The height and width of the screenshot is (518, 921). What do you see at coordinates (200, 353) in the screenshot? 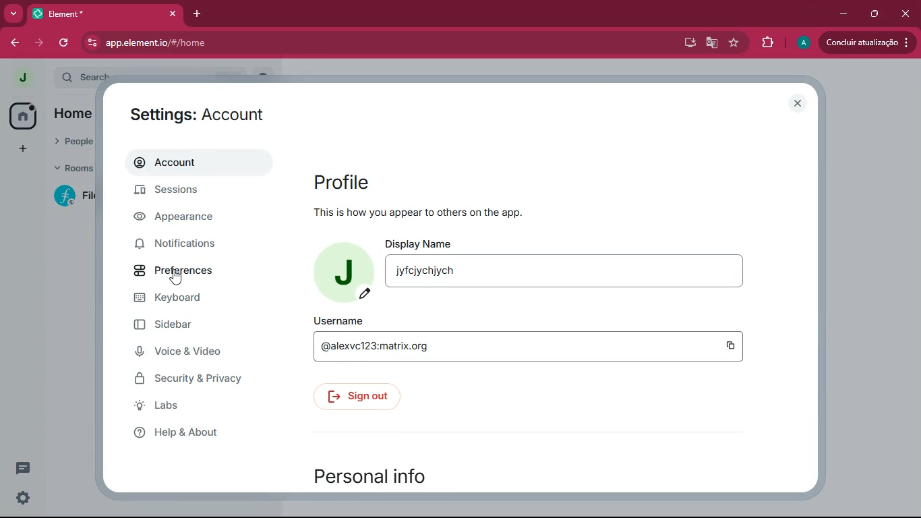
I see `voice & video` at bounding box center [200, 353].